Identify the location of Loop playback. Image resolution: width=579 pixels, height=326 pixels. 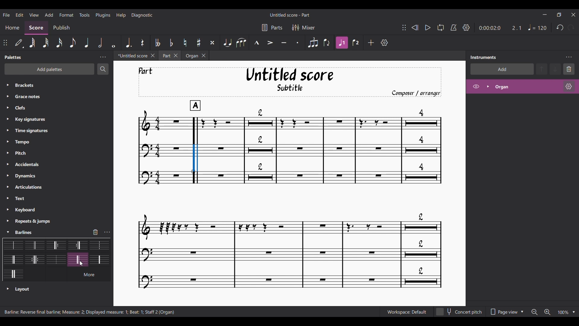
(441, 27).